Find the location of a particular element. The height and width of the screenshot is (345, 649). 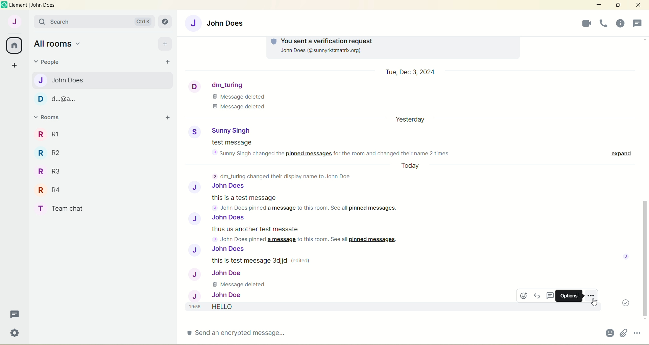

sunny Singh changed the pinned messages for the room and changed their name 2 times is located at coordinates (337, 153).